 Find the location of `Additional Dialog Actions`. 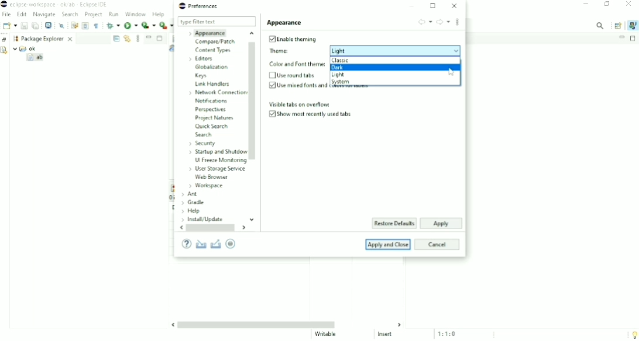

Additional Dialog Actions is located at coordinates (458, 23).